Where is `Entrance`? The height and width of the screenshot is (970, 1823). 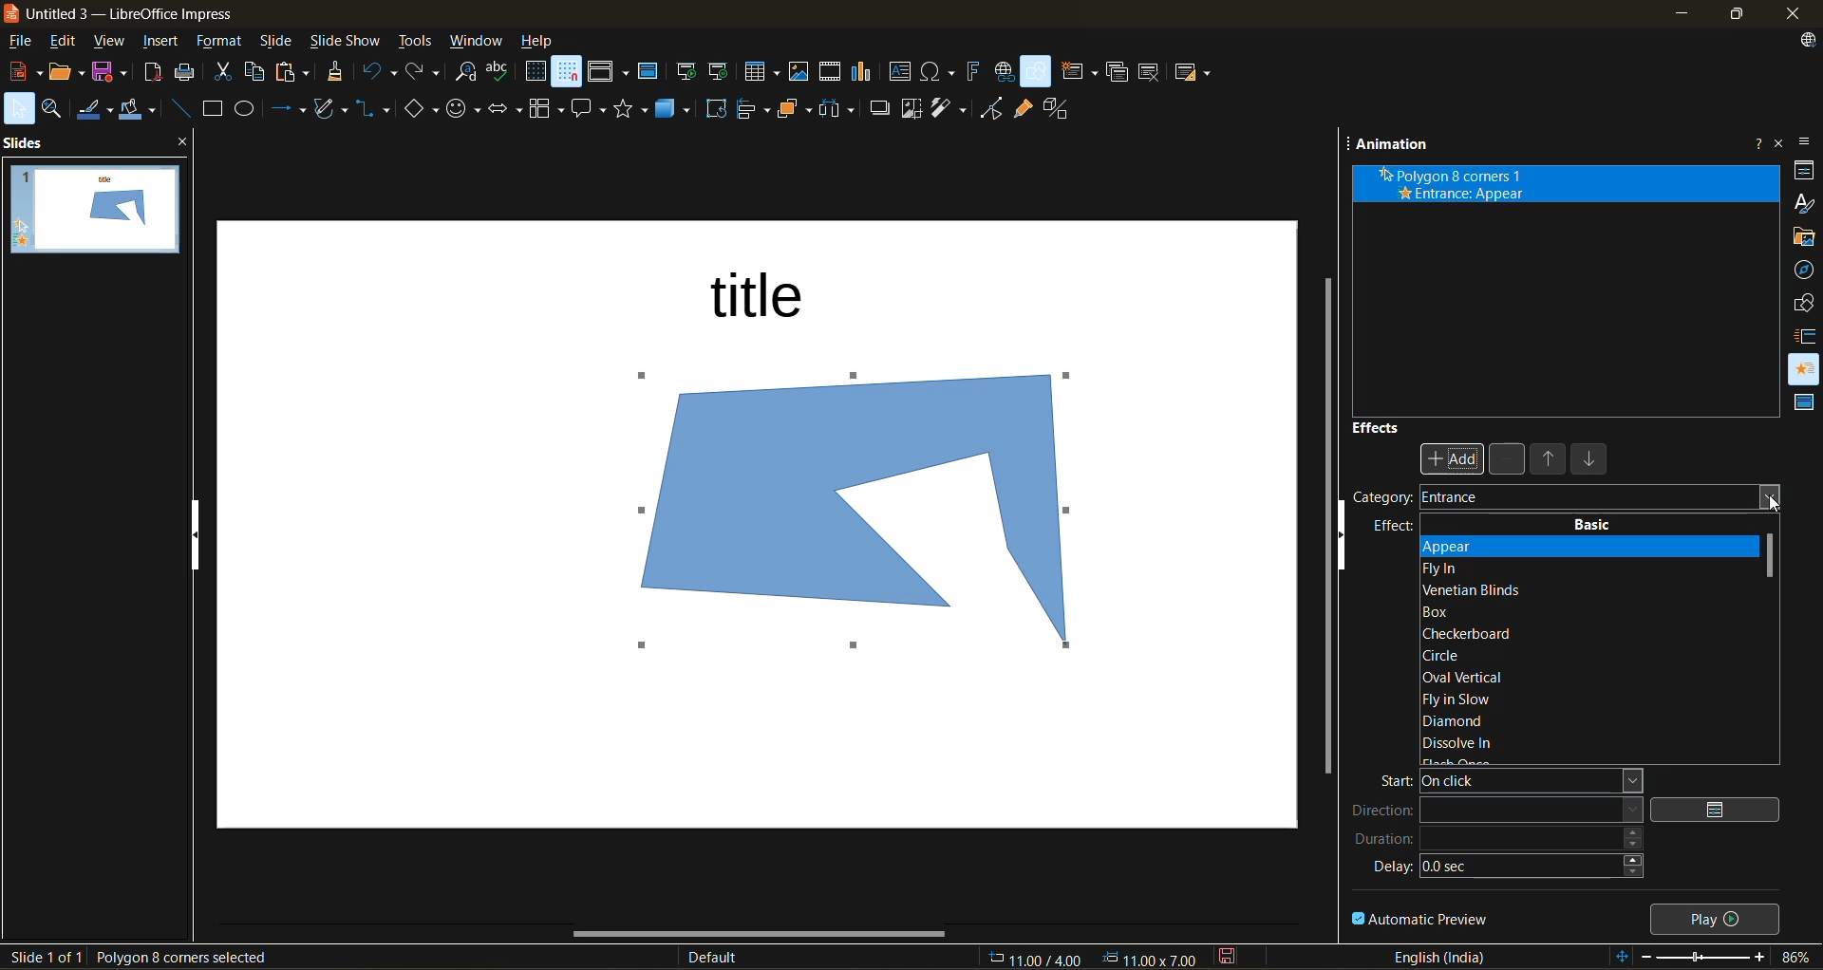 Entrance is located at coordinates (1473, 499).